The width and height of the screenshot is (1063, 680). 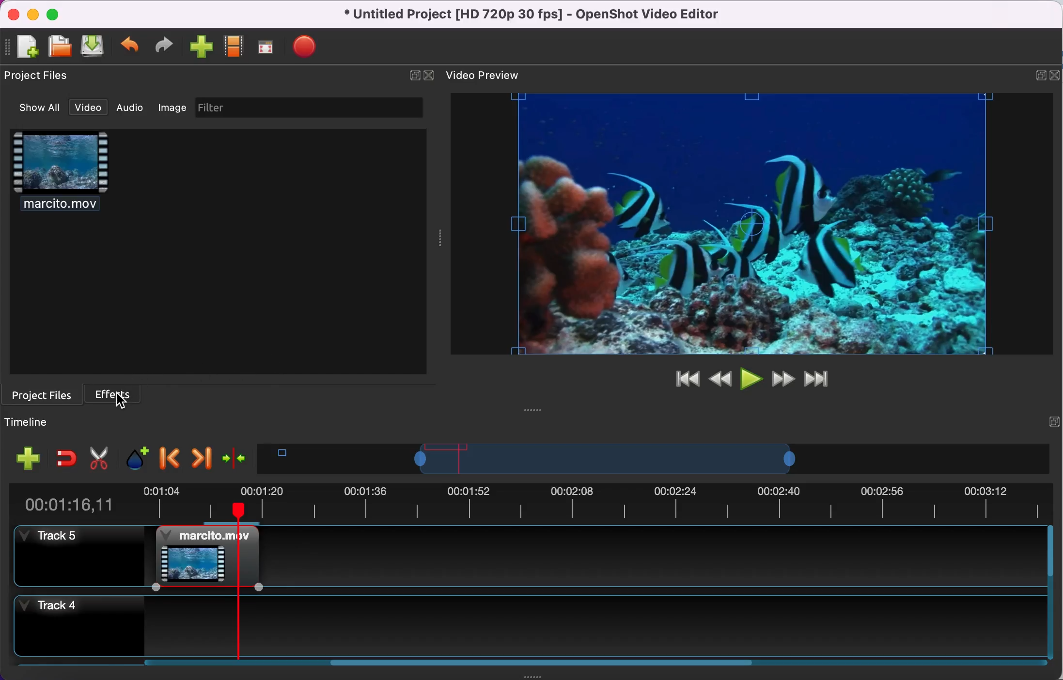 What do you see at coordinates (265, 49) in the screenshot?
I see `fullscreen` at bounding box center [265, 49].